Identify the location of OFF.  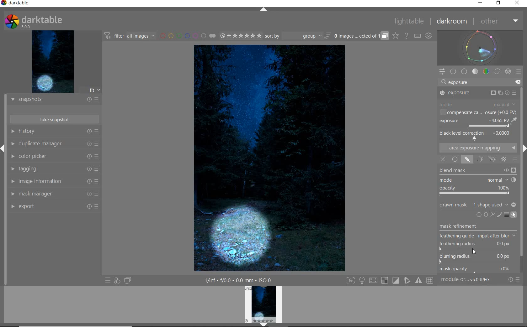
(443, 159).